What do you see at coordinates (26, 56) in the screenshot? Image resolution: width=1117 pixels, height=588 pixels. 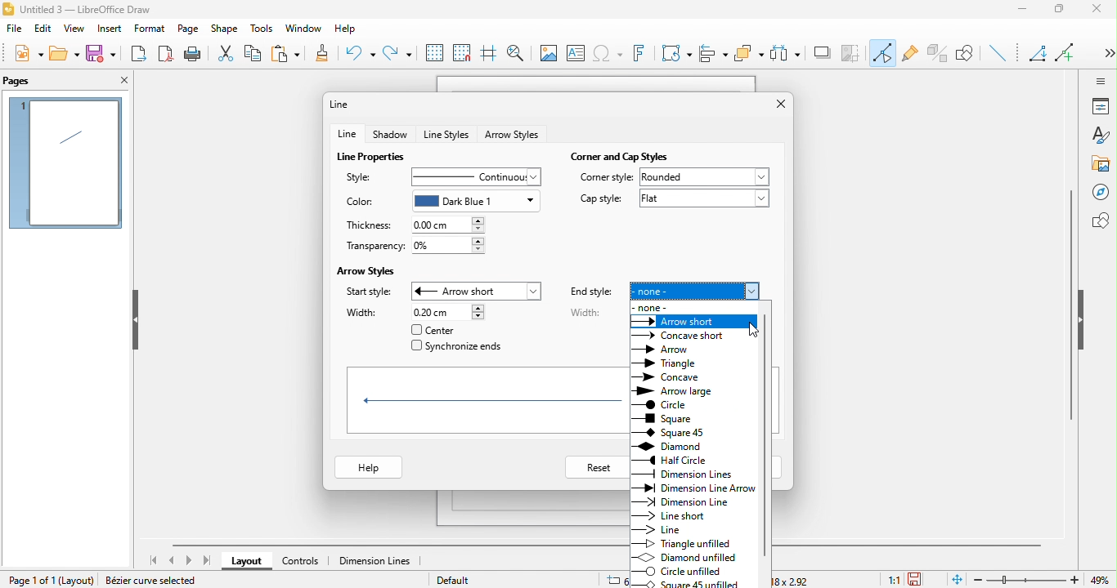 I see `new` at bounding box center [26, 56].